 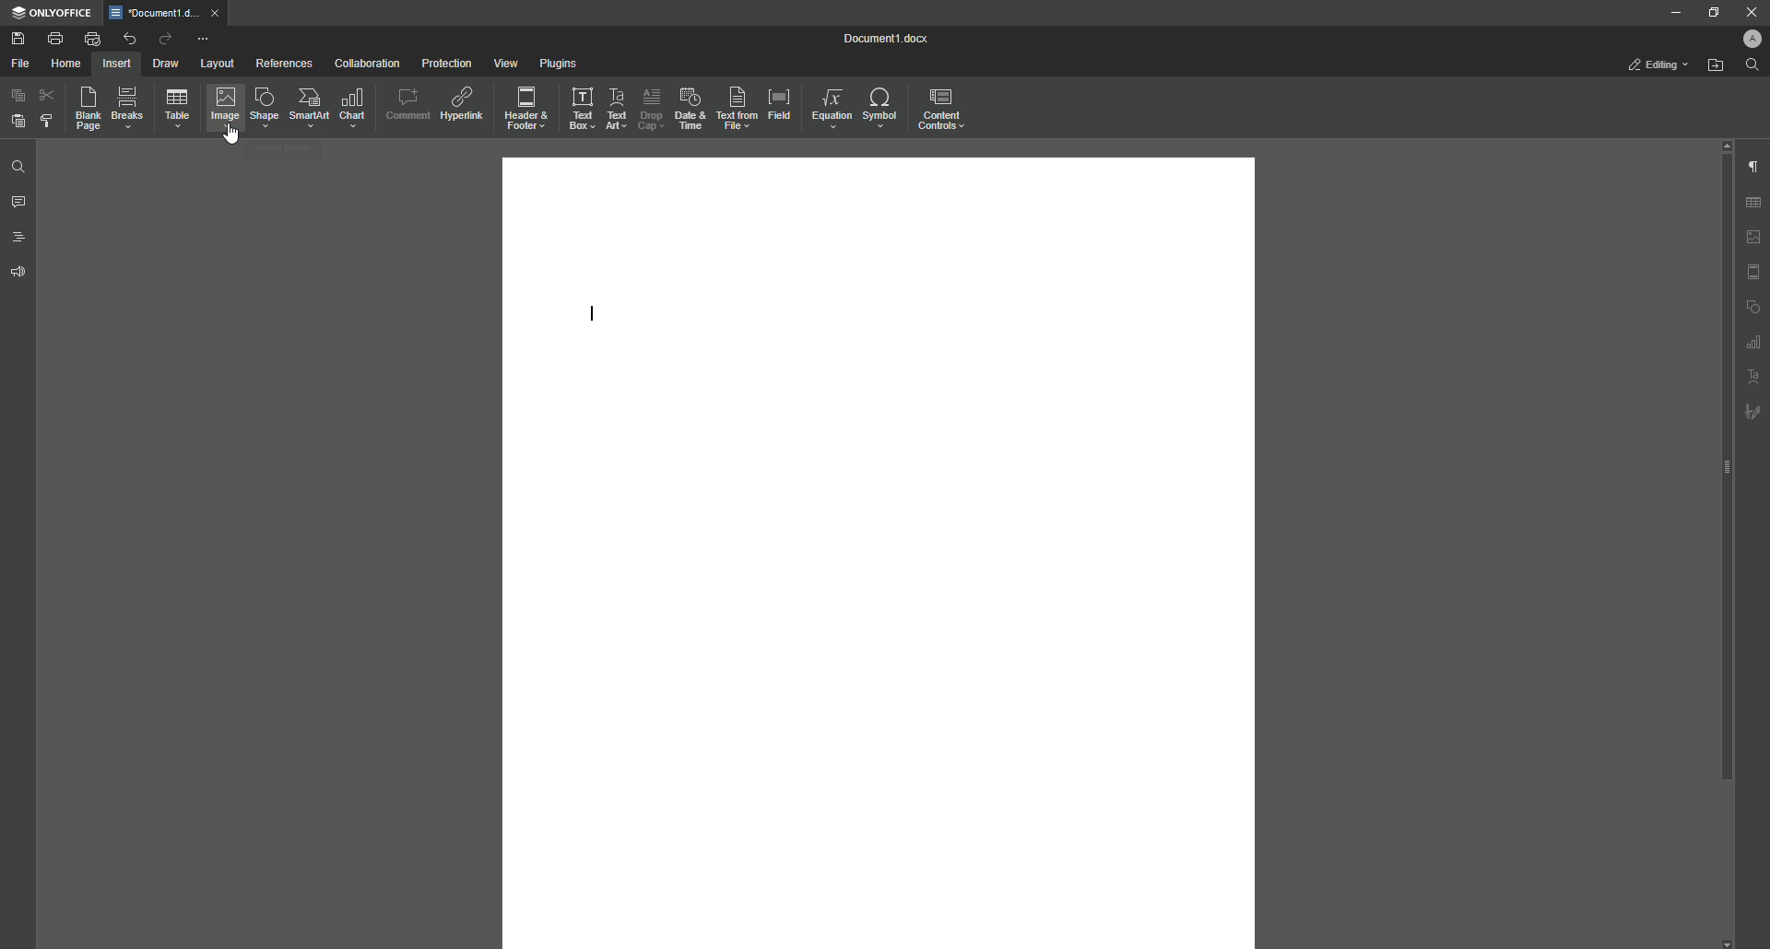 What do you see at coordinates (879, 108) in the screenshot?
I see `Symbol` at bounding box center [879, 108].